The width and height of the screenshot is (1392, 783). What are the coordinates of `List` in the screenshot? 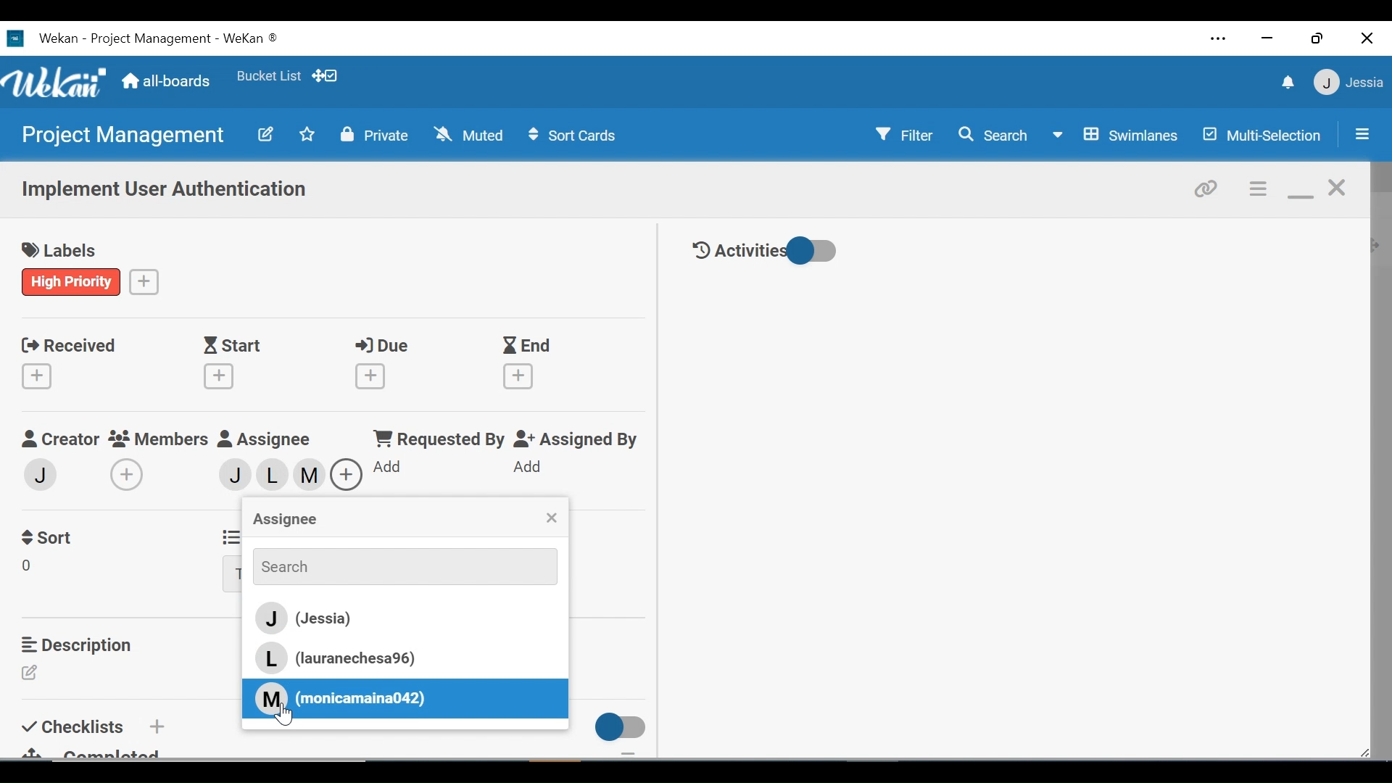 It's located at (228, 535).